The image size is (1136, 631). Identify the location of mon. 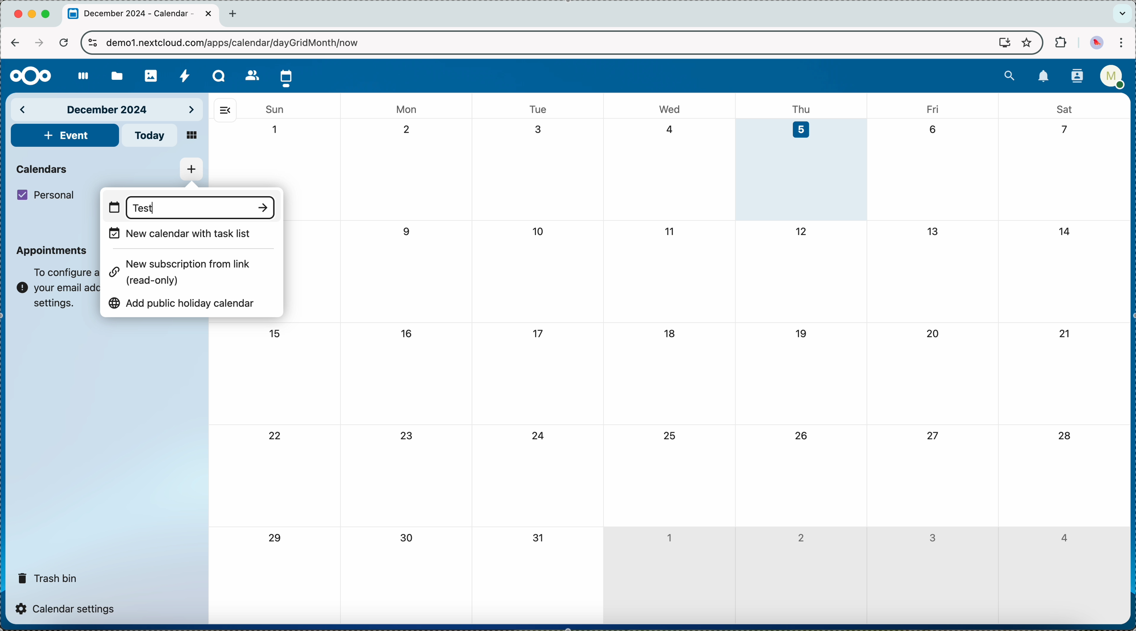
(407, 106).